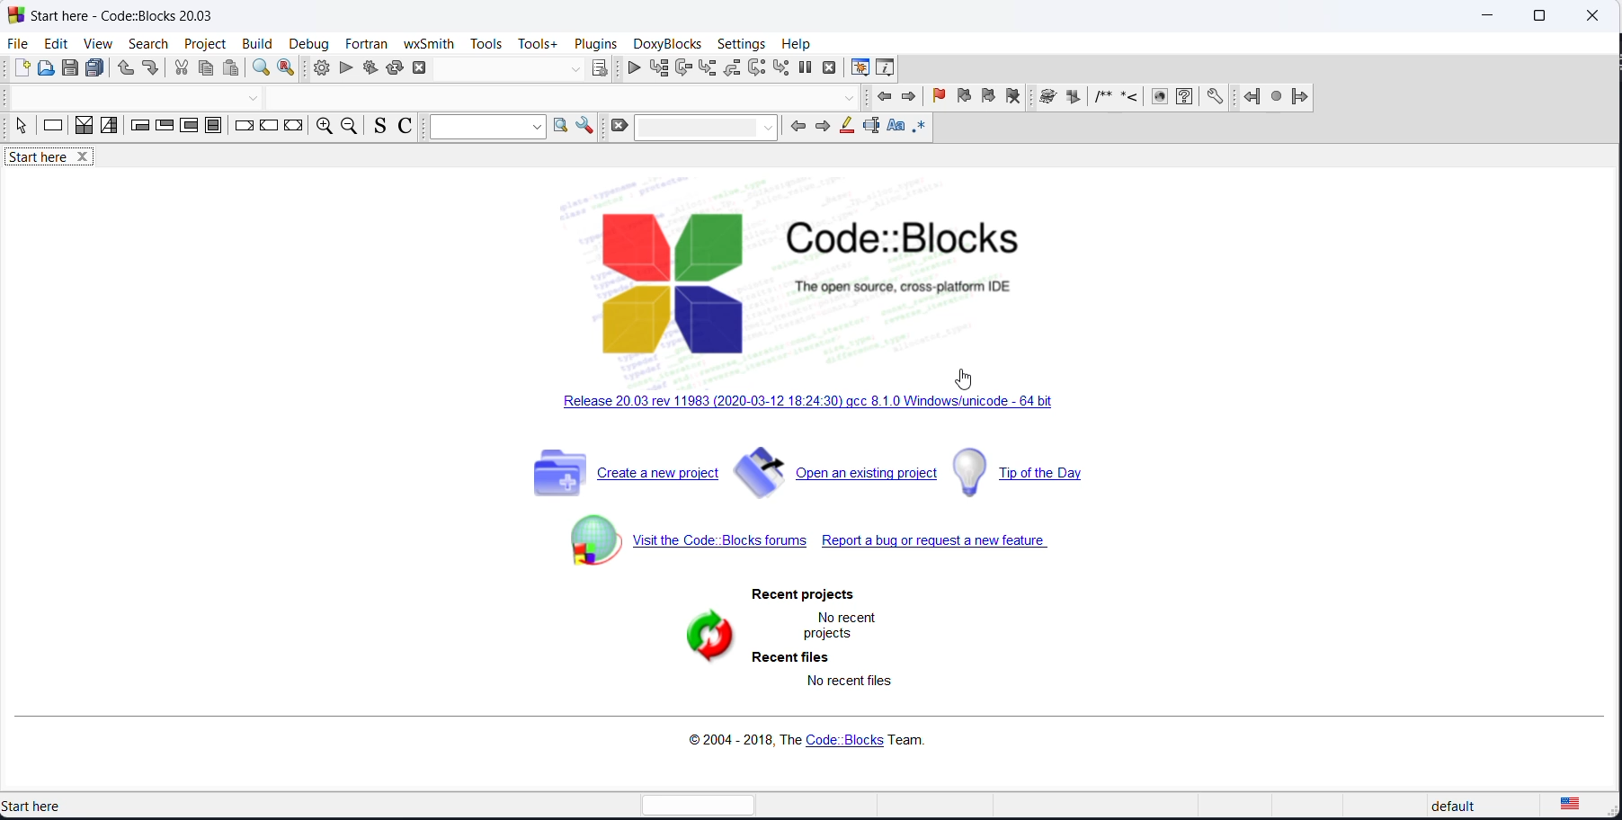 The image size is (1622, 820). Describe the element at coordinates (600, 67) in the screenshot. I see `target dialog` at that location.